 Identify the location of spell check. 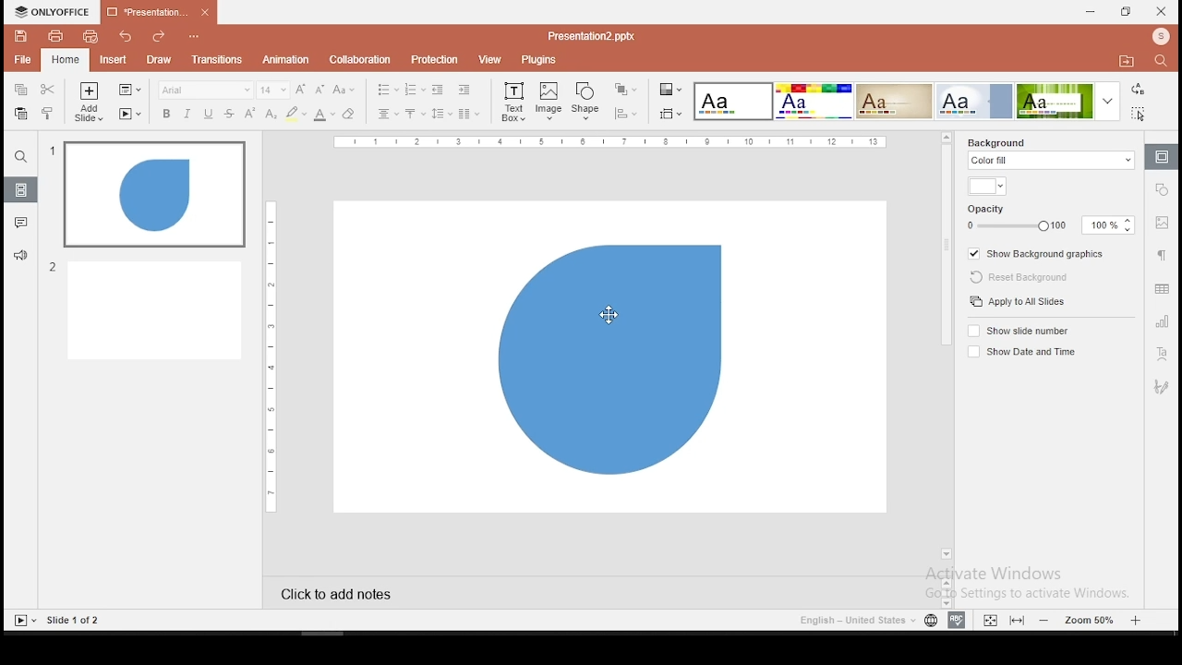
(957, 621).